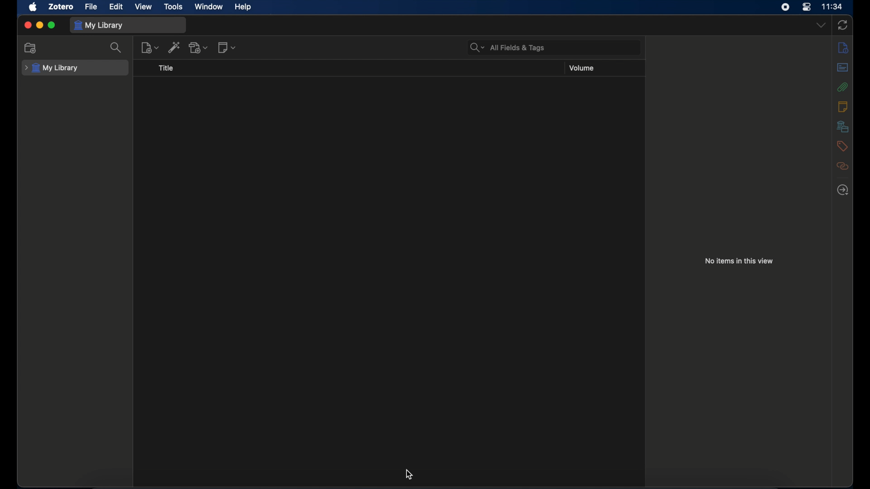 The height and width of the screenshot is (489, 870). What do you see at coordinates (843, 190) in the screenshot?
I see `locate` at bounding box center [843, 190].